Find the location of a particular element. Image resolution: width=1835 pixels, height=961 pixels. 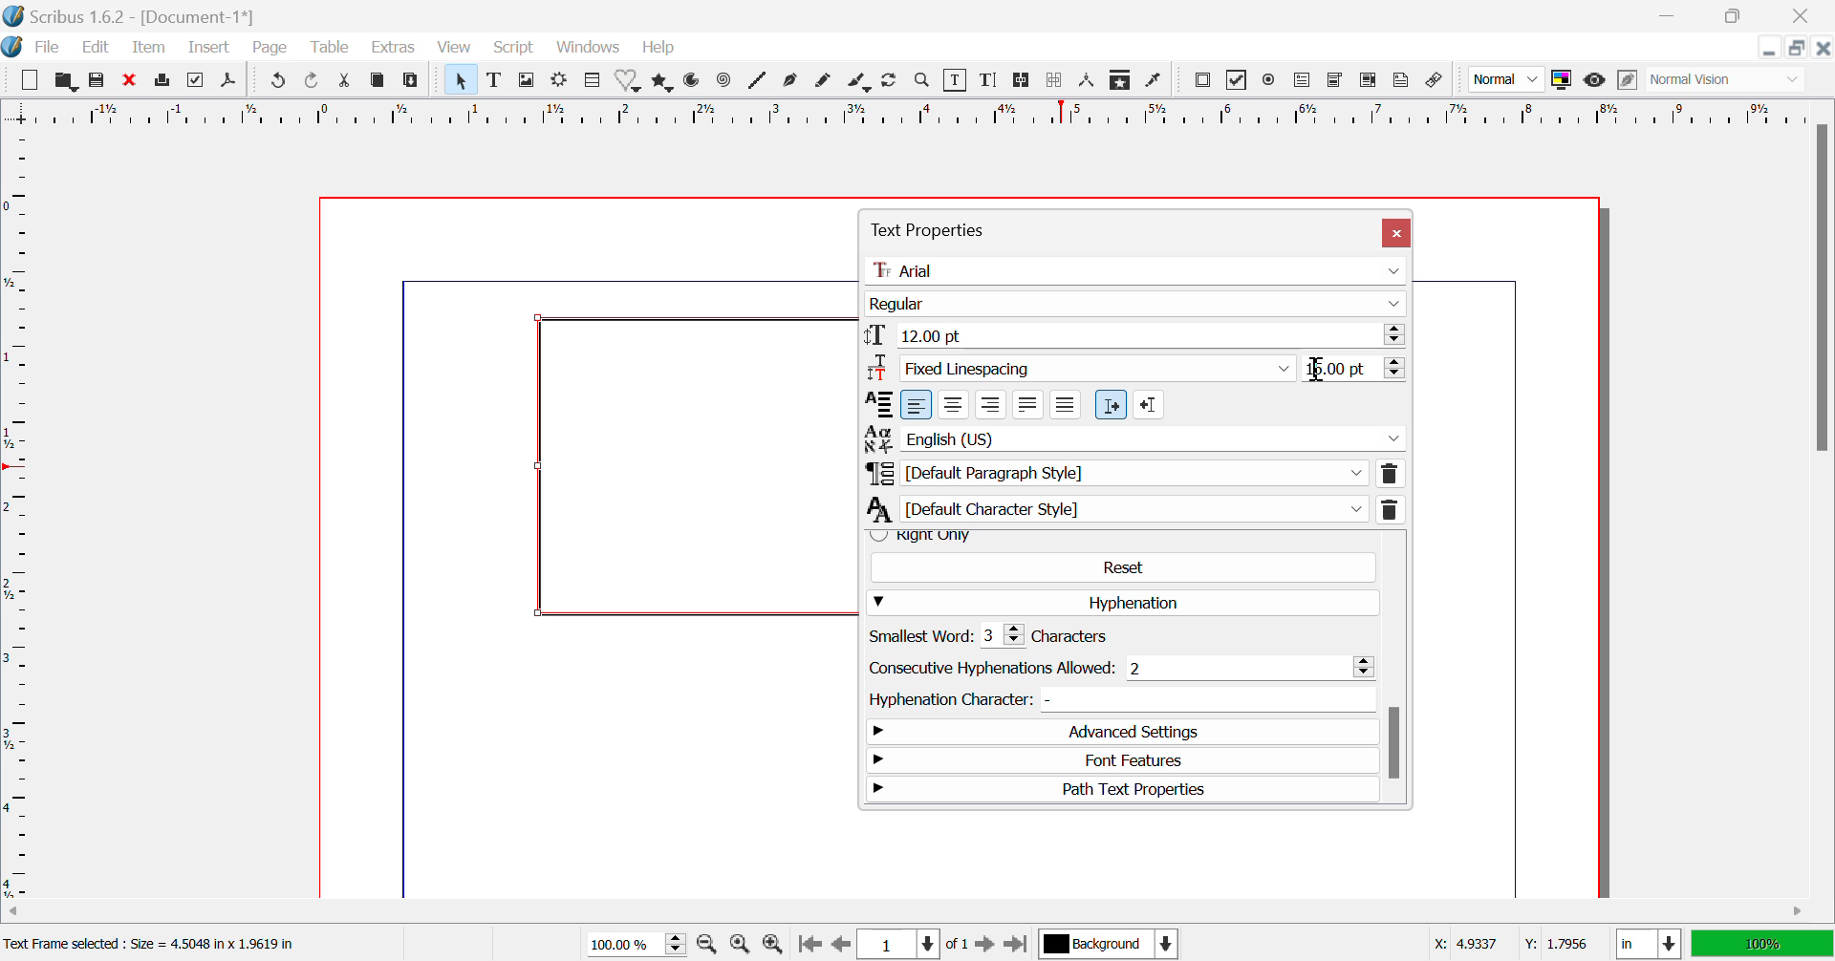

Cursor is located at coordinates (1319, 371).